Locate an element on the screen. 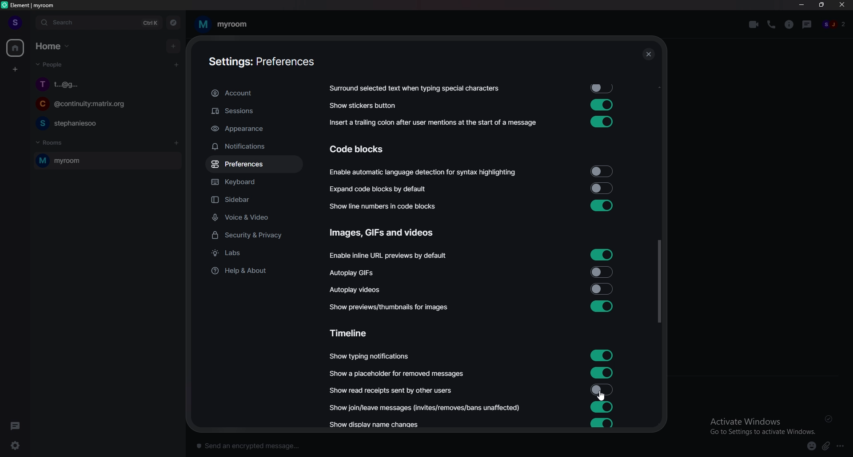 The height and width of the screenshot is (457, 853). voice call is located at coordinates (771, 24).